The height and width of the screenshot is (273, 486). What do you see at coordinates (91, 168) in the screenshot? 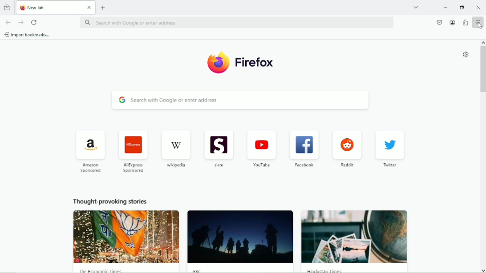
I see `amazon` at bounding box center [91, 168].